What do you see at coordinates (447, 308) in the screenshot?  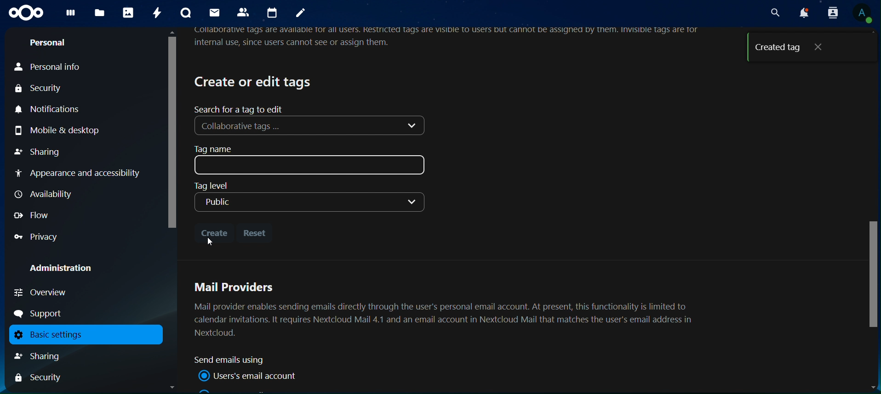 I see `Mail Providers

Mail provider enables sending emails directly through the user's personal email account. At present, this functionality is limited to
calendar invitations. It requires Nextcloud Mail 4.1 and an email account in Nextcloud Mail that matches the user's email address in
Nextcloud.` at bounding box center [447, 308].